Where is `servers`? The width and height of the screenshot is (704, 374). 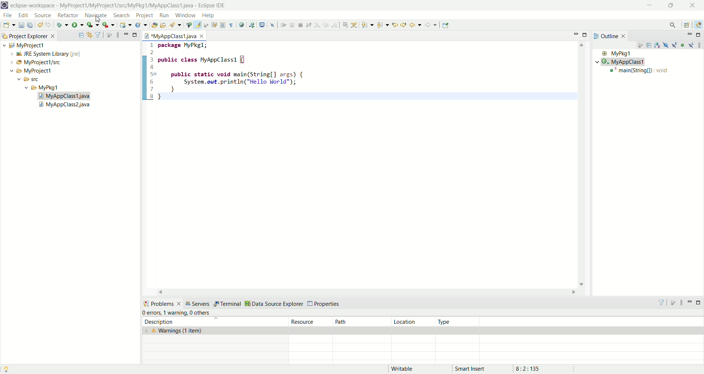 servers is located at coordinates (198, 303).